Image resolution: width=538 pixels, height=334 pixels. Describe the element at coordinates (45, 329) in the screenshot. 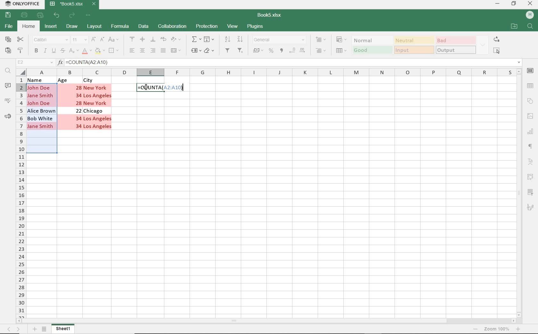

I see `LIST SHEETS` at that location.